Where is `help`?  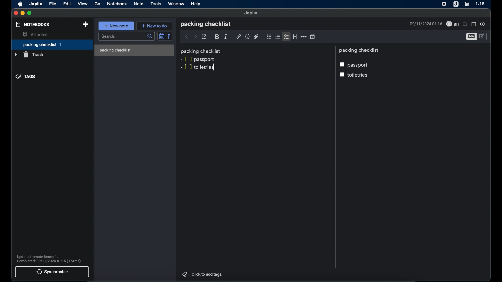
help is located at coordinates (196, 4).